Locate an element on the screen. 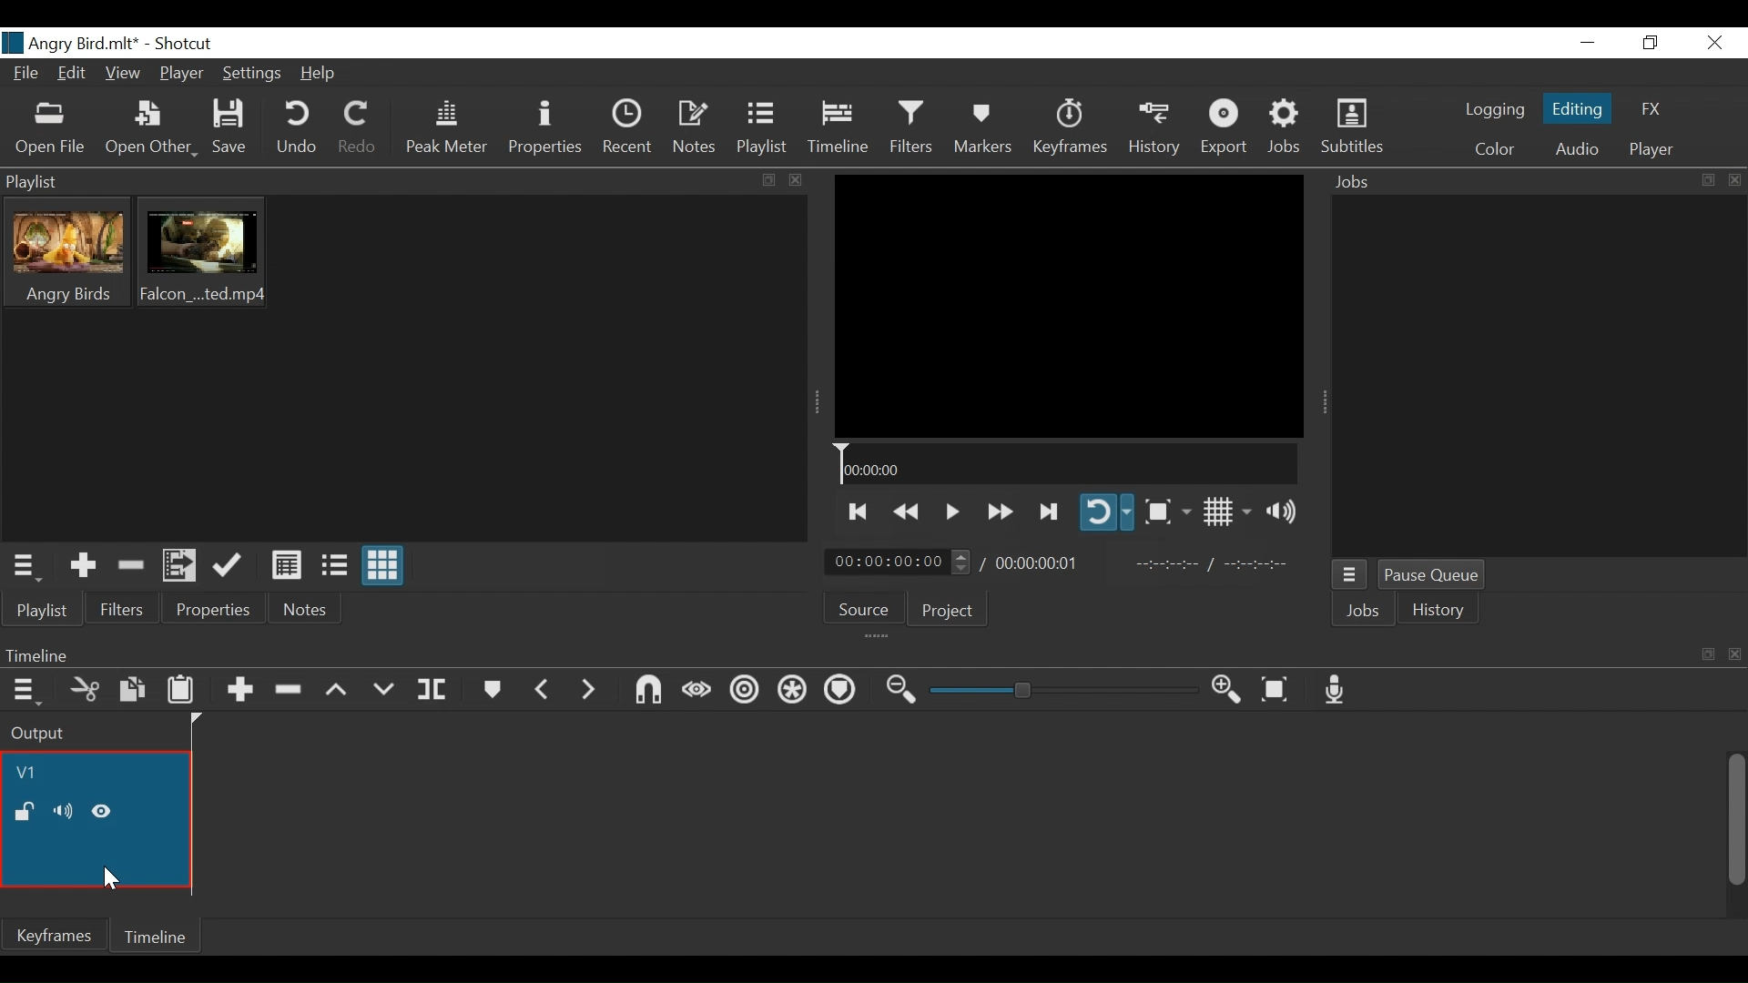 This screenshot has width=1748, height=983. Redo is located at coordinates (358, 129).